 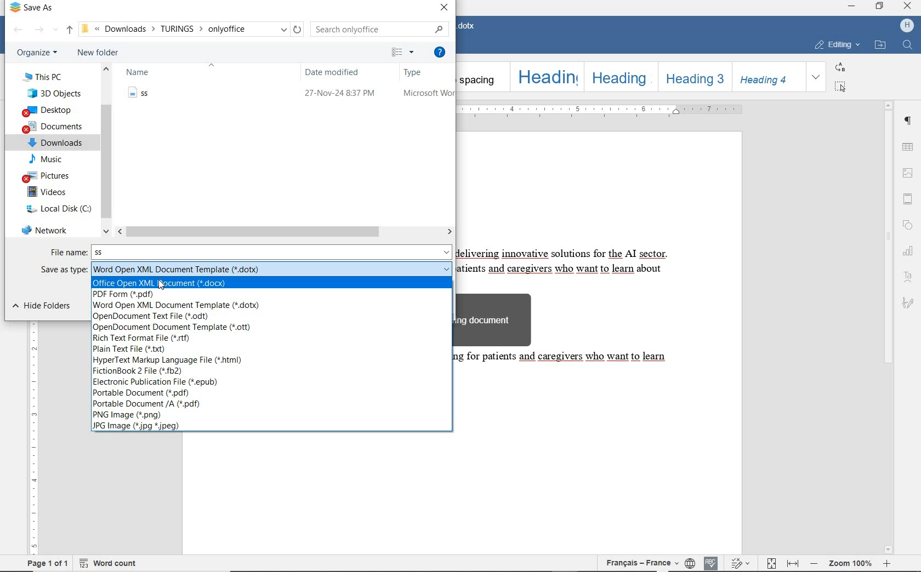 I want to click on PDF, so click(x=129, y=295).